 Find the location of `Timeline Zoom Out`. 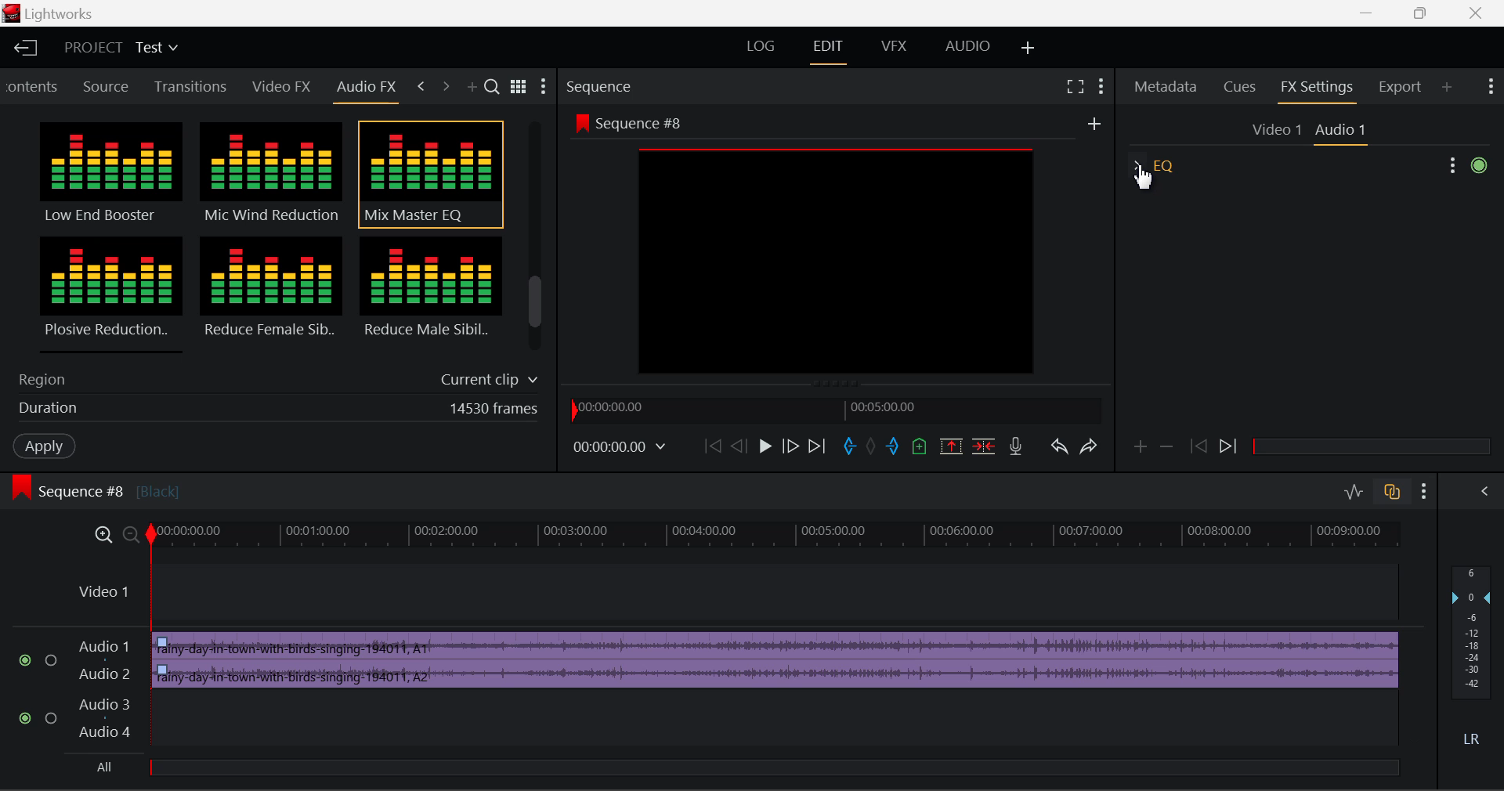

Timeline Zoom Out is located at coordinates (132, 536).